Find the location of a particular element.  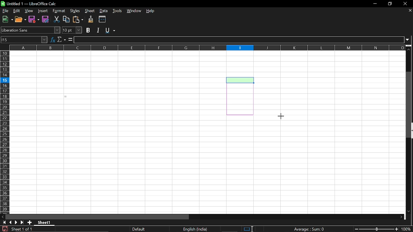

Columns is located at coordinates (207, 48).